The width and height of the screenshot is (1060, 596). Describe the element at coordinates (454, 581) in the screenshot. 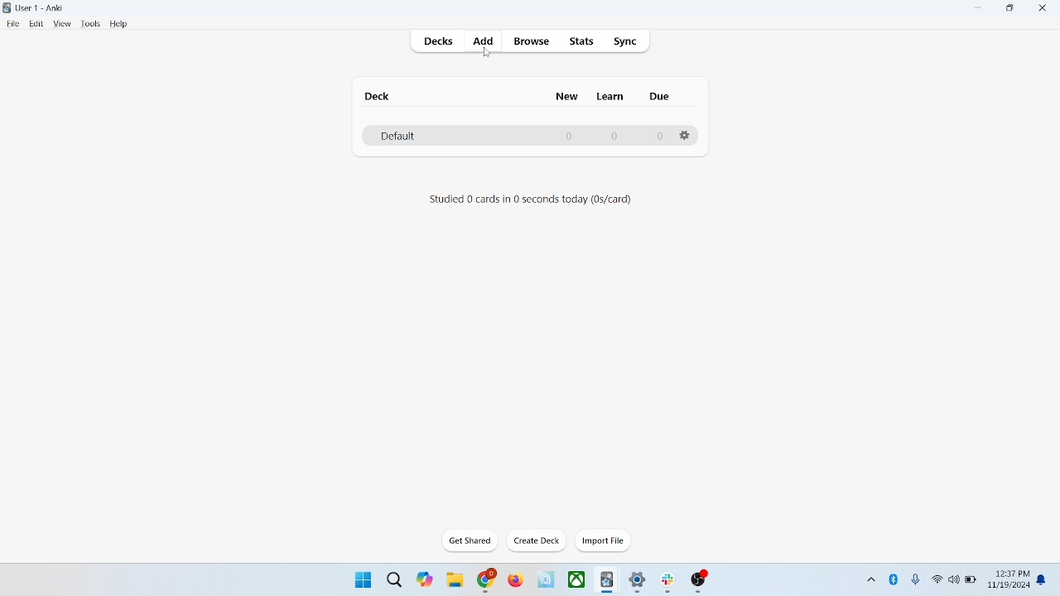

I see `folder` at that location.